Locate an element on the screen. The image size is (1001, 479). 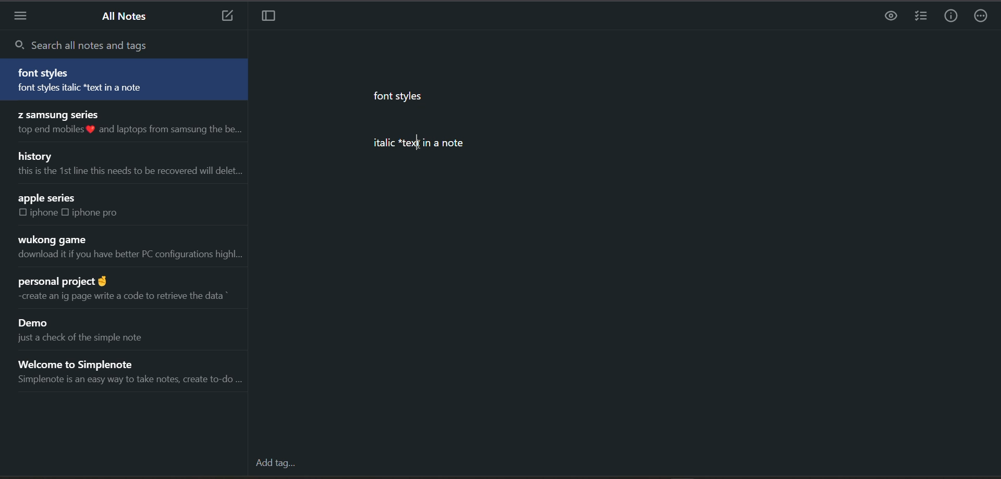
actions is located at coordinates (984, 15).